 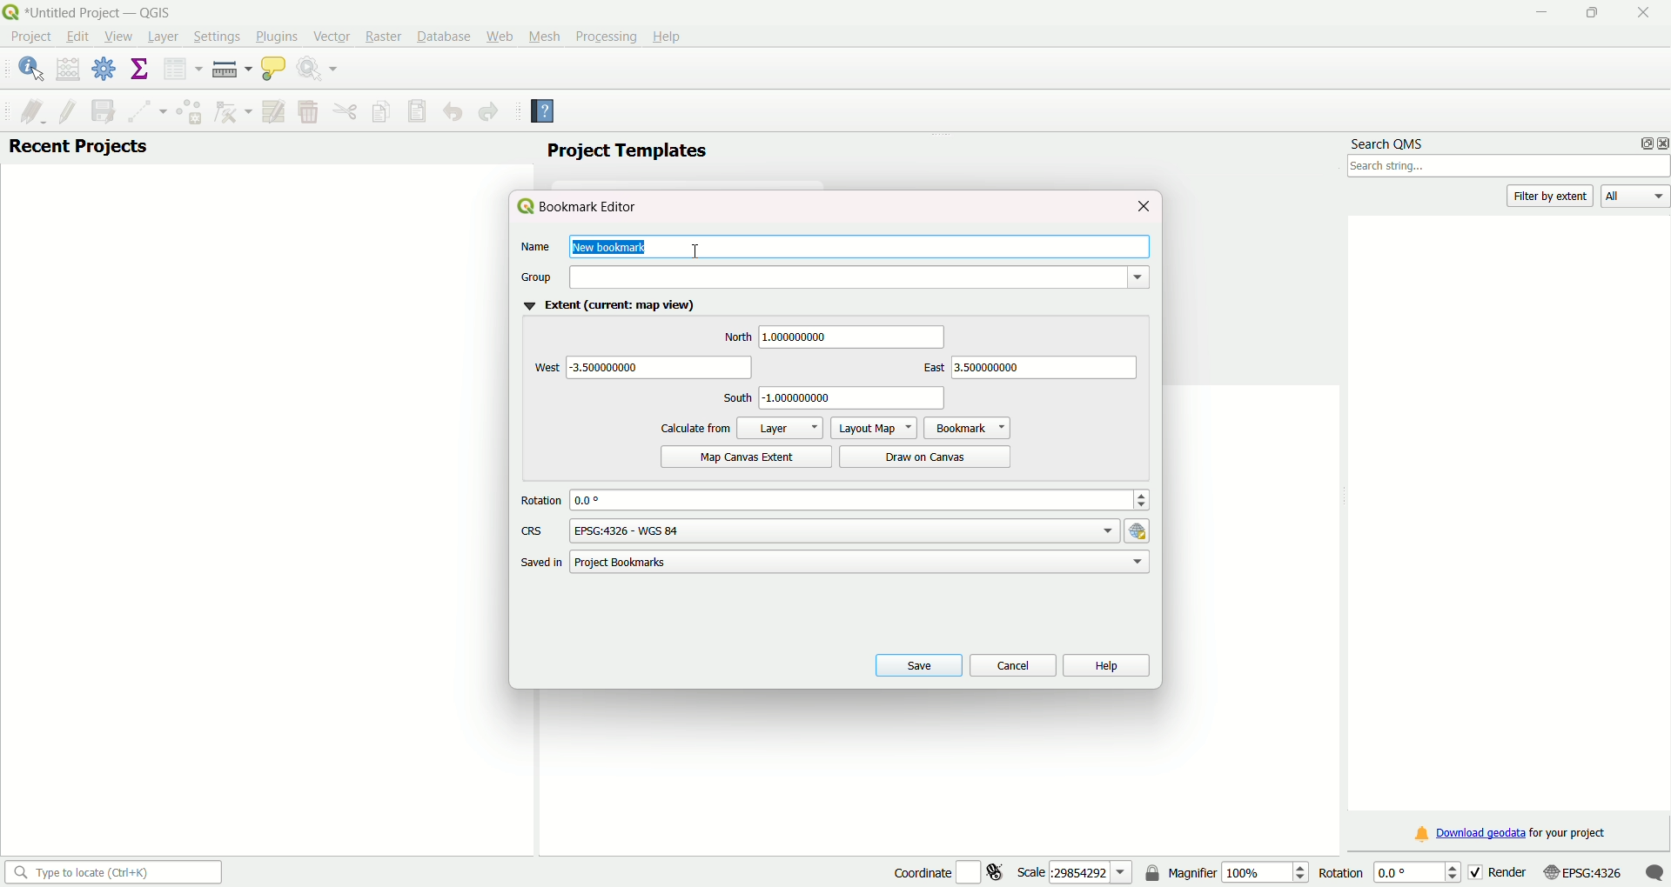 What do you see at coordinates (542, 36) in the screenshot?
I see `Mesh` at bounding box center [542, 36].